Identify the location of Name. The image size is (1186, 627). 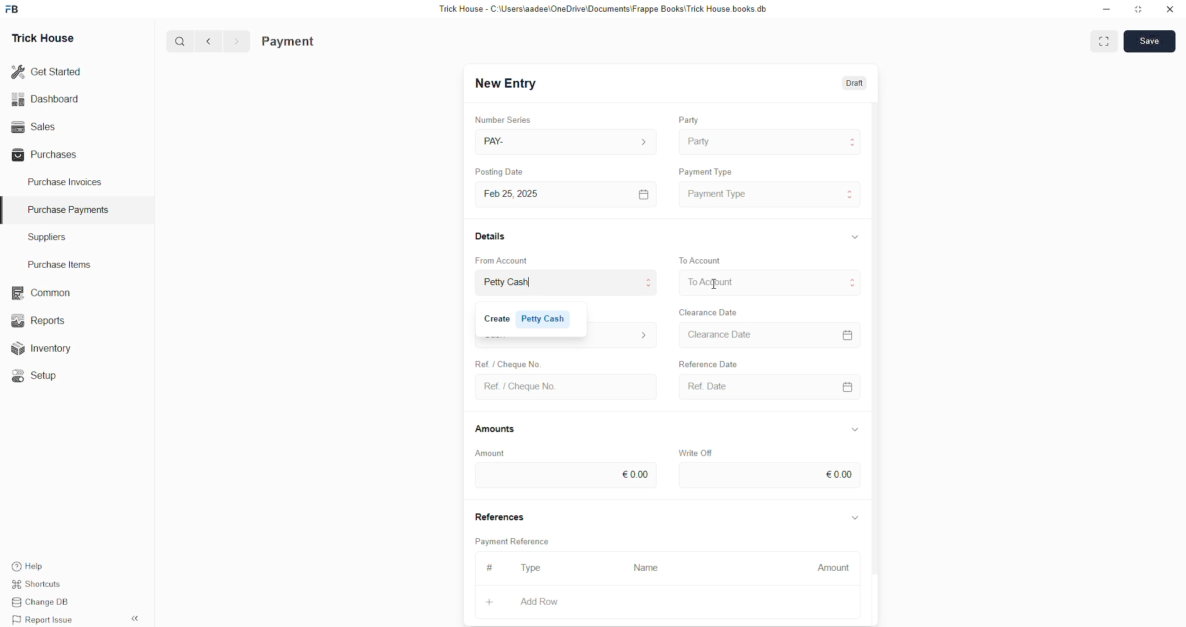
(650, 567).